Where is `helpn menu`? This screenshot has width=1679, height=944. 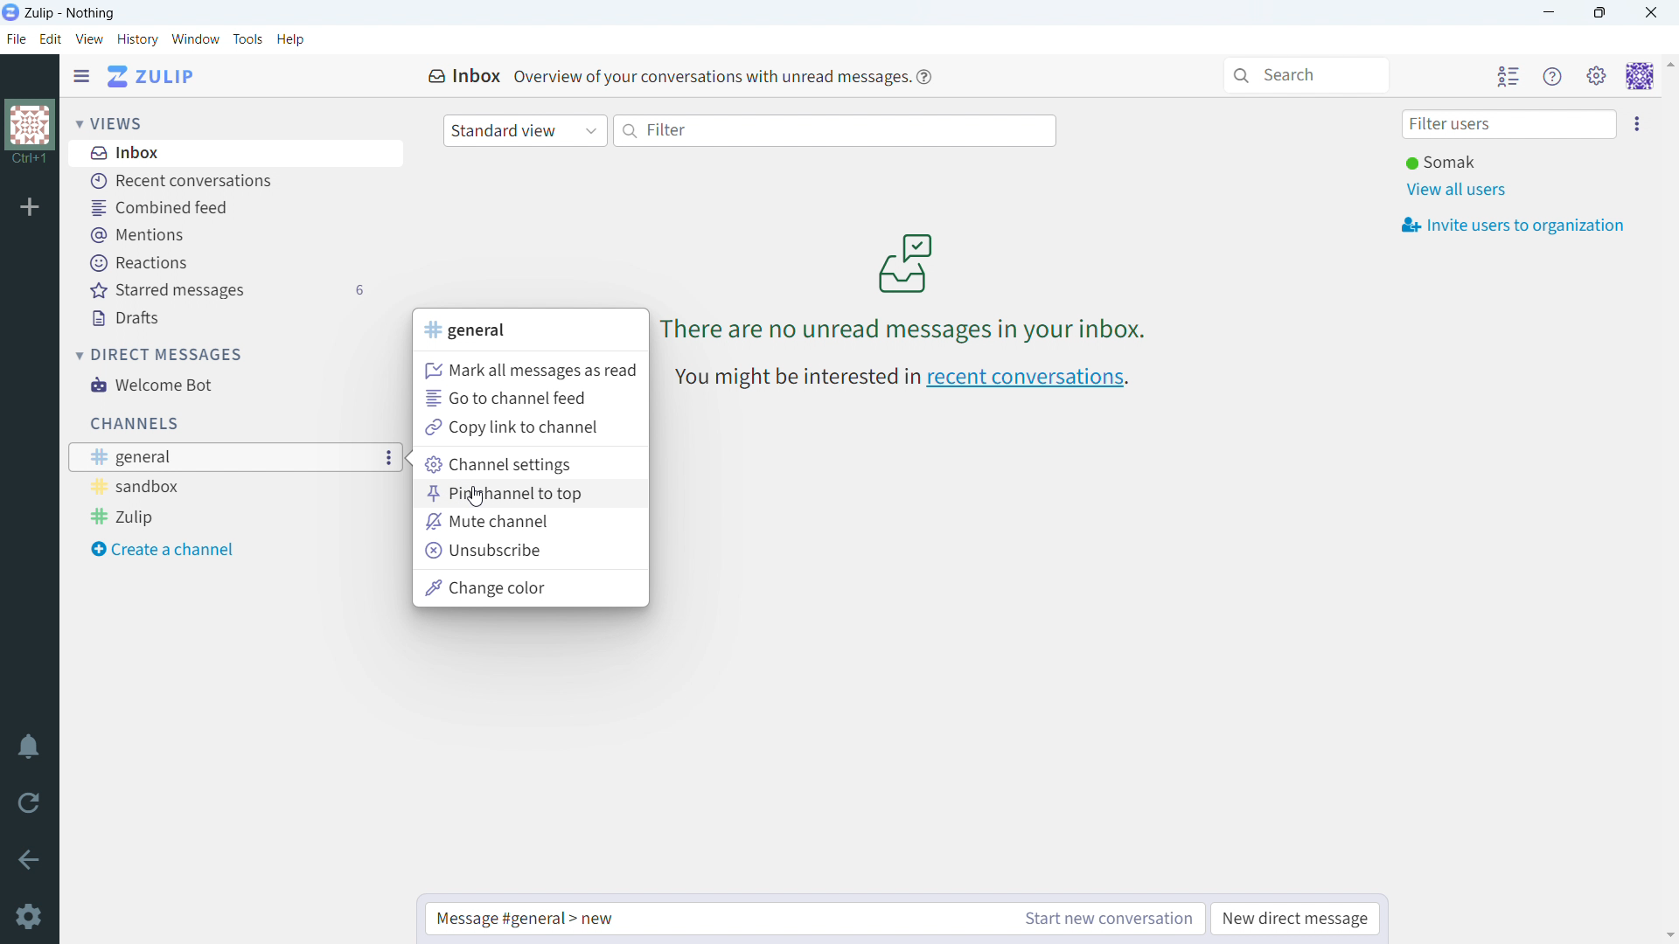
helpn menu is located at coordinates (1553, 76).